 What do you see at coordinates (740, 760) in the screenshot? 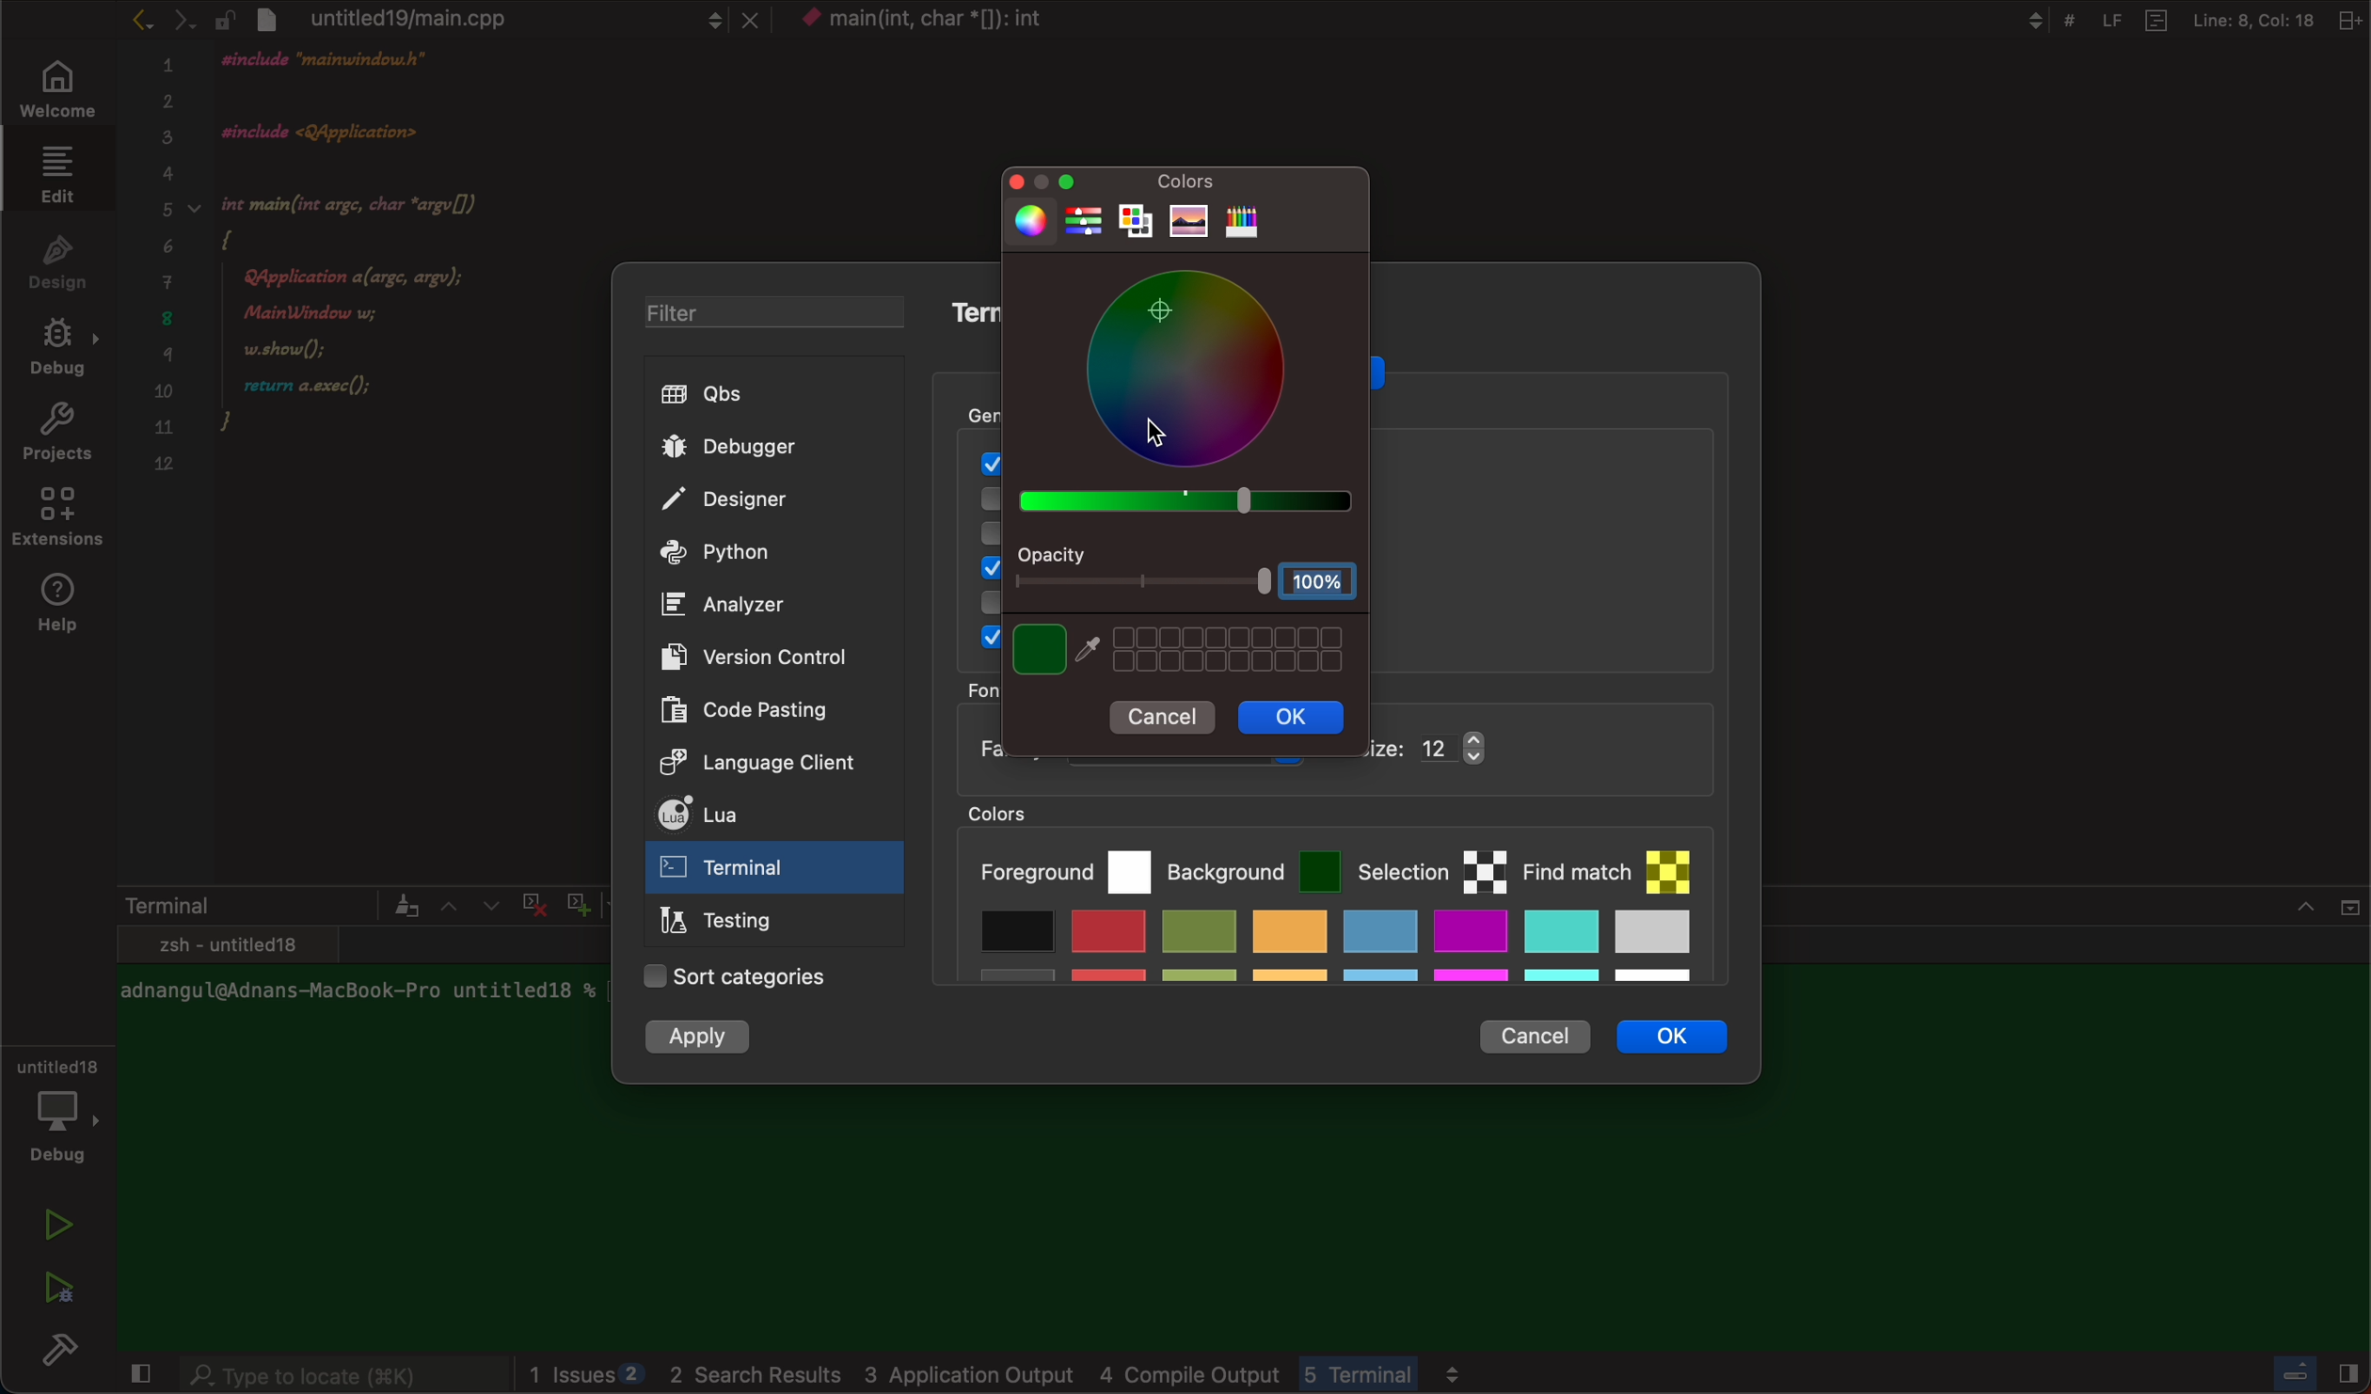
I see `language client` at bounding box center [740, 760].